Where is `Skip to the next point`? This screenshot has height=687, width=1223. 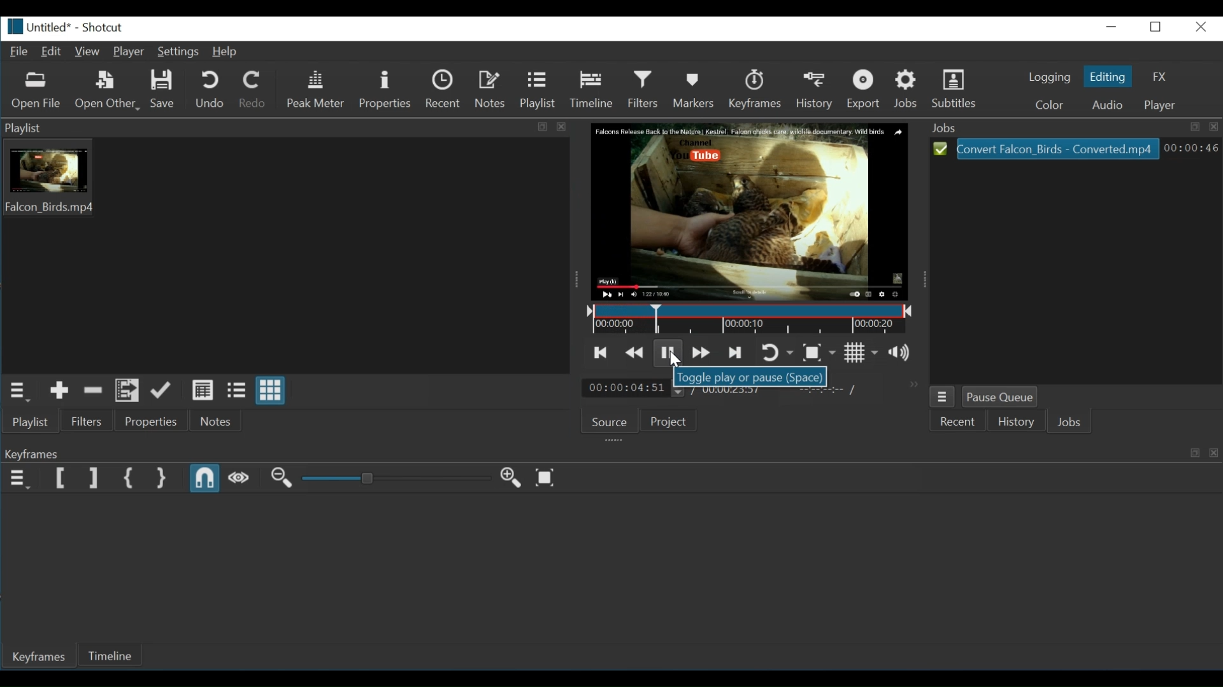
Skip to the next point is located at coordinates (734, 352).